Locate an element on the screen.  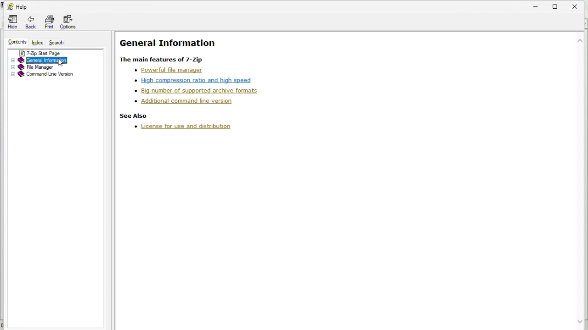
General information is located at coordinates (45, 60).